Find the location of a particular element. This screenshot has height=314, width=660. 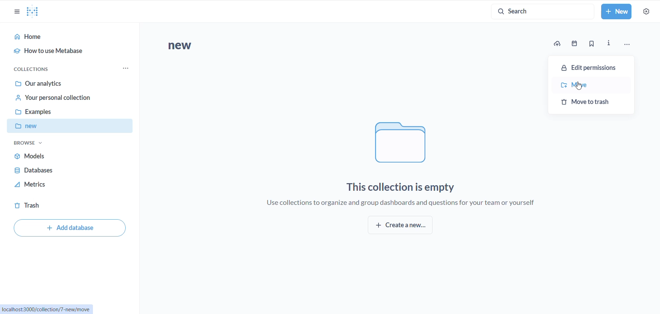

NEW BUTTON is located at coordinates (617, 12).